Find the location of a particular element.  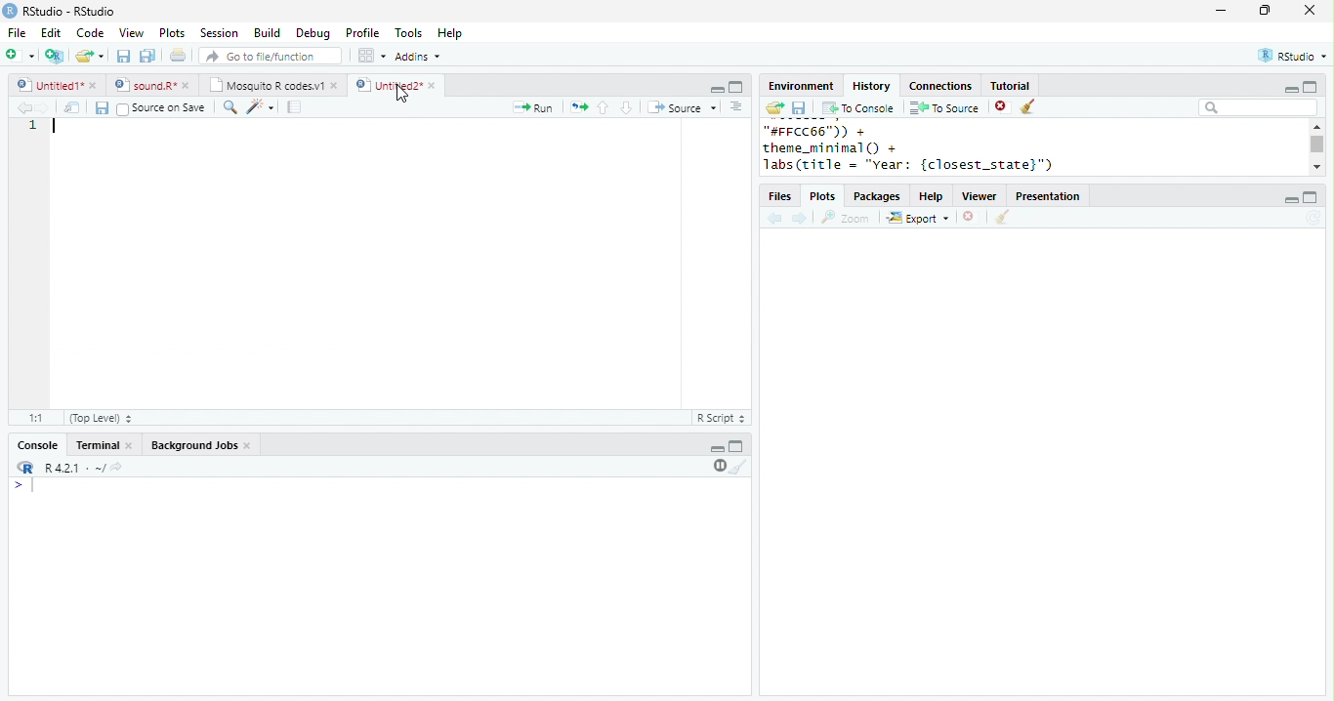

Untitled 2 is located at coordinates (388, 84).